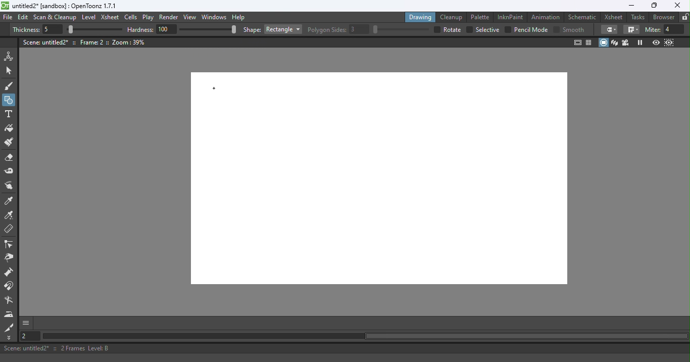  What do you see at coordinates (55, 18) in the screenshot?
I see `Scan & Cleanup` at bounding box center [55, 18].